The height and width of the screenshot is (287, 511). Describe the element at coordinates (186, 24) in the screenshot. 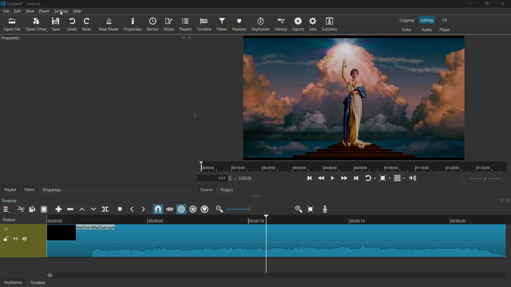

I see `playlist` at that location.